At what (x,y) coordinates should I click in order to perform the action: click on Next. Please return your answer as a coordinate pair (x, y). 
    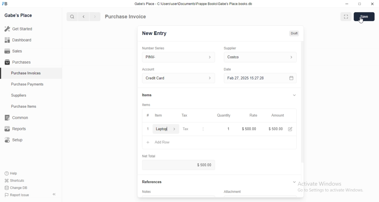
    Looking at the image, I should click on (95, 17).